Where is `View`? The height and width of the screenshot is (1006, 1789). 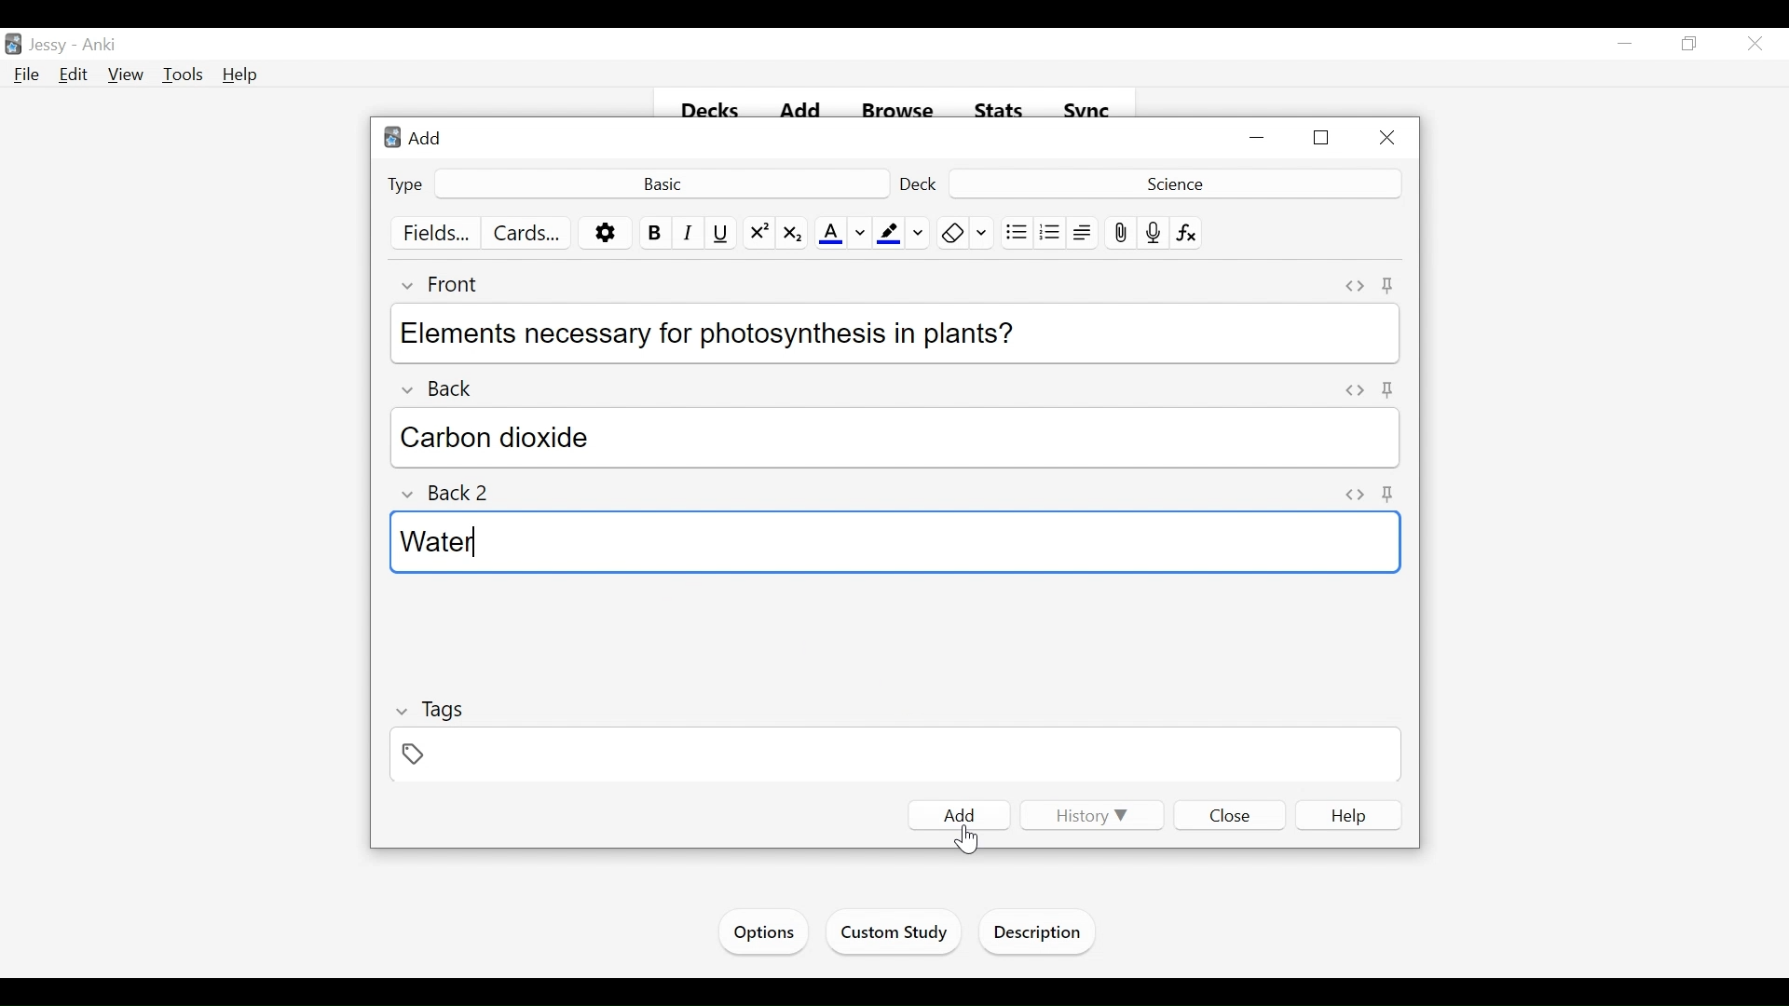
View is located at coordinates (127, 75).